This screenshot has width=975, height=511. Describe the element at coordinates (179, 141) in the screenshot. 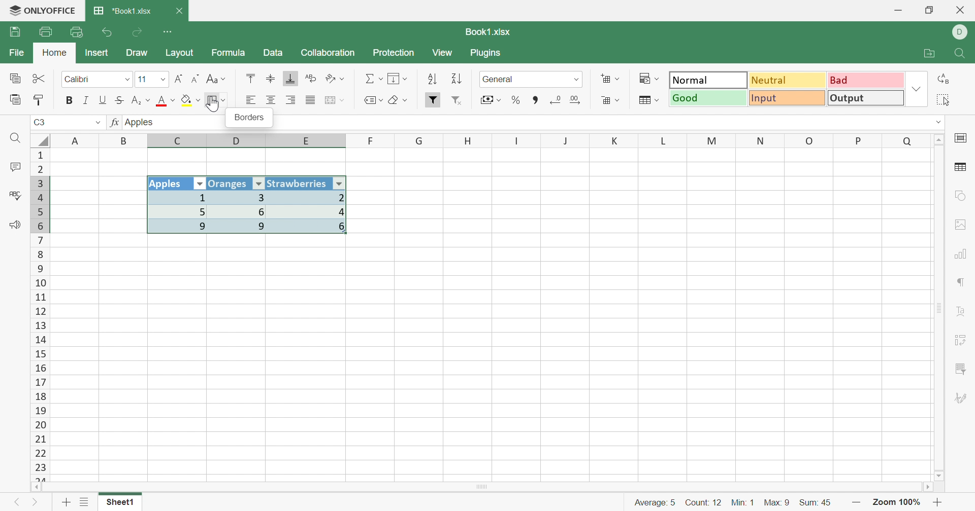

I see `C` at that location.